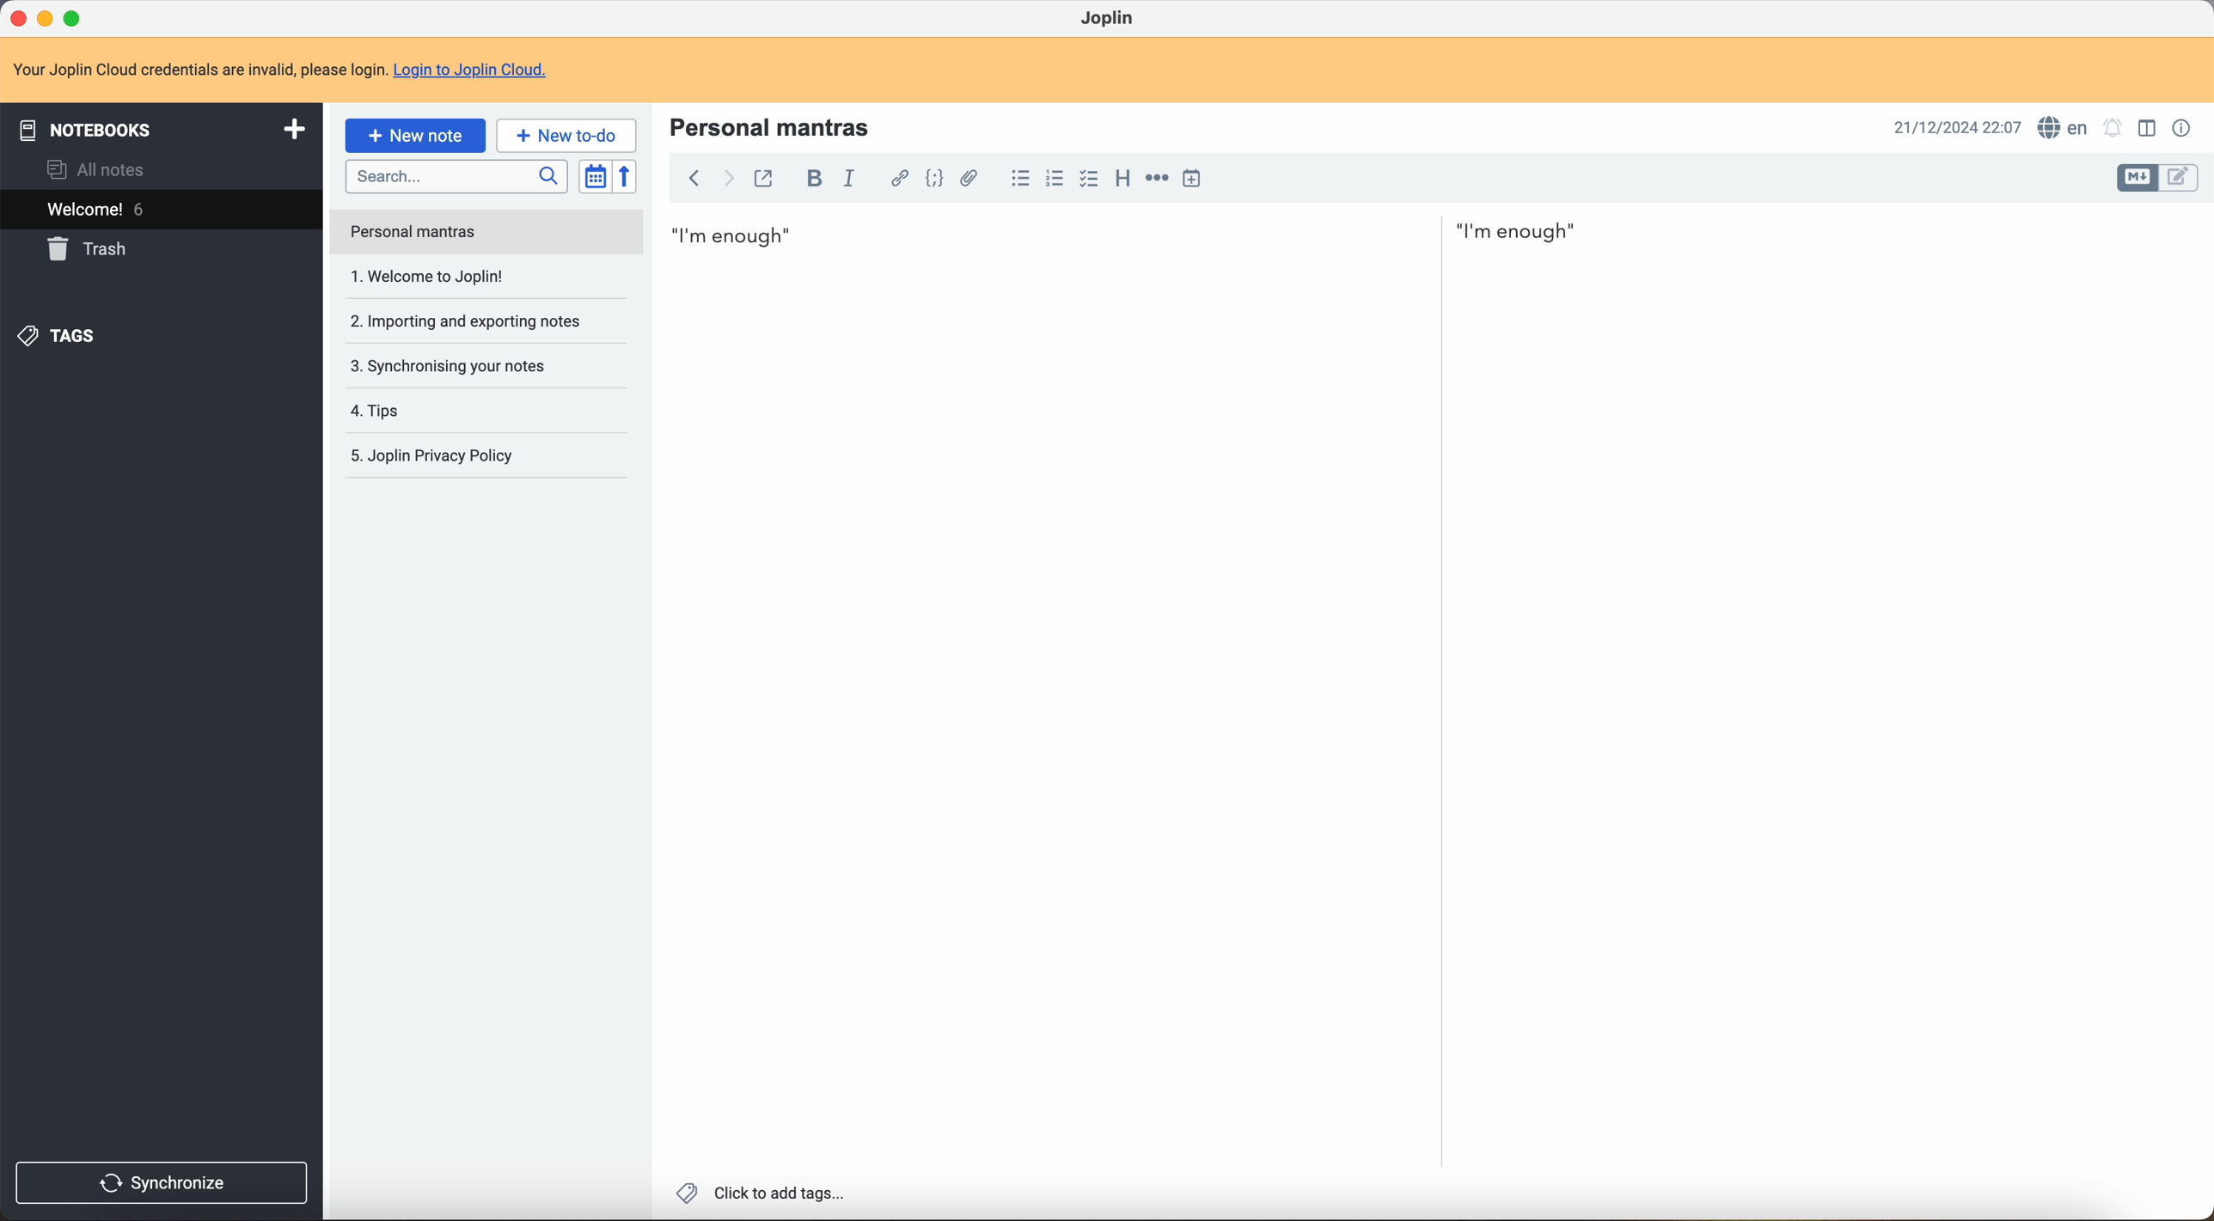 This screenshot has height=1221, width=2214. I want to click on heading, so click(1122, 181).